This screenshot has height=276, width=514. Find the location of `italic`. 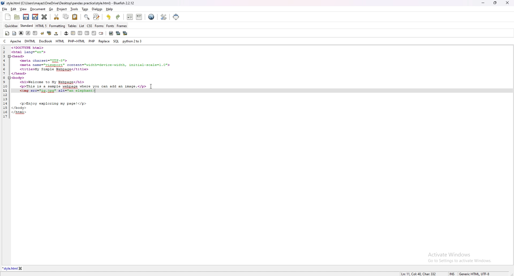

italic is located at coordinates (28, 33).